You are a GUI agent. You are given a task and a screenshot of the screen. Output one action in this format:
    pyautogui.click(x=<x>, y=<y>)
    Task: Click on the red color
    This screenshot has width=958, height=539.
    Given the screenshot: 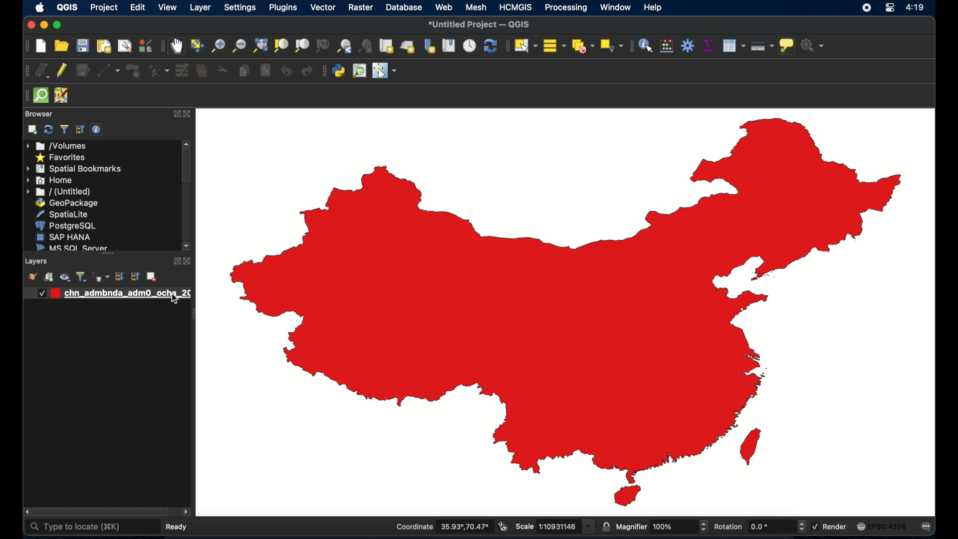 What is the action you would take?
    pyautogui.click(x=55, y=293)
    